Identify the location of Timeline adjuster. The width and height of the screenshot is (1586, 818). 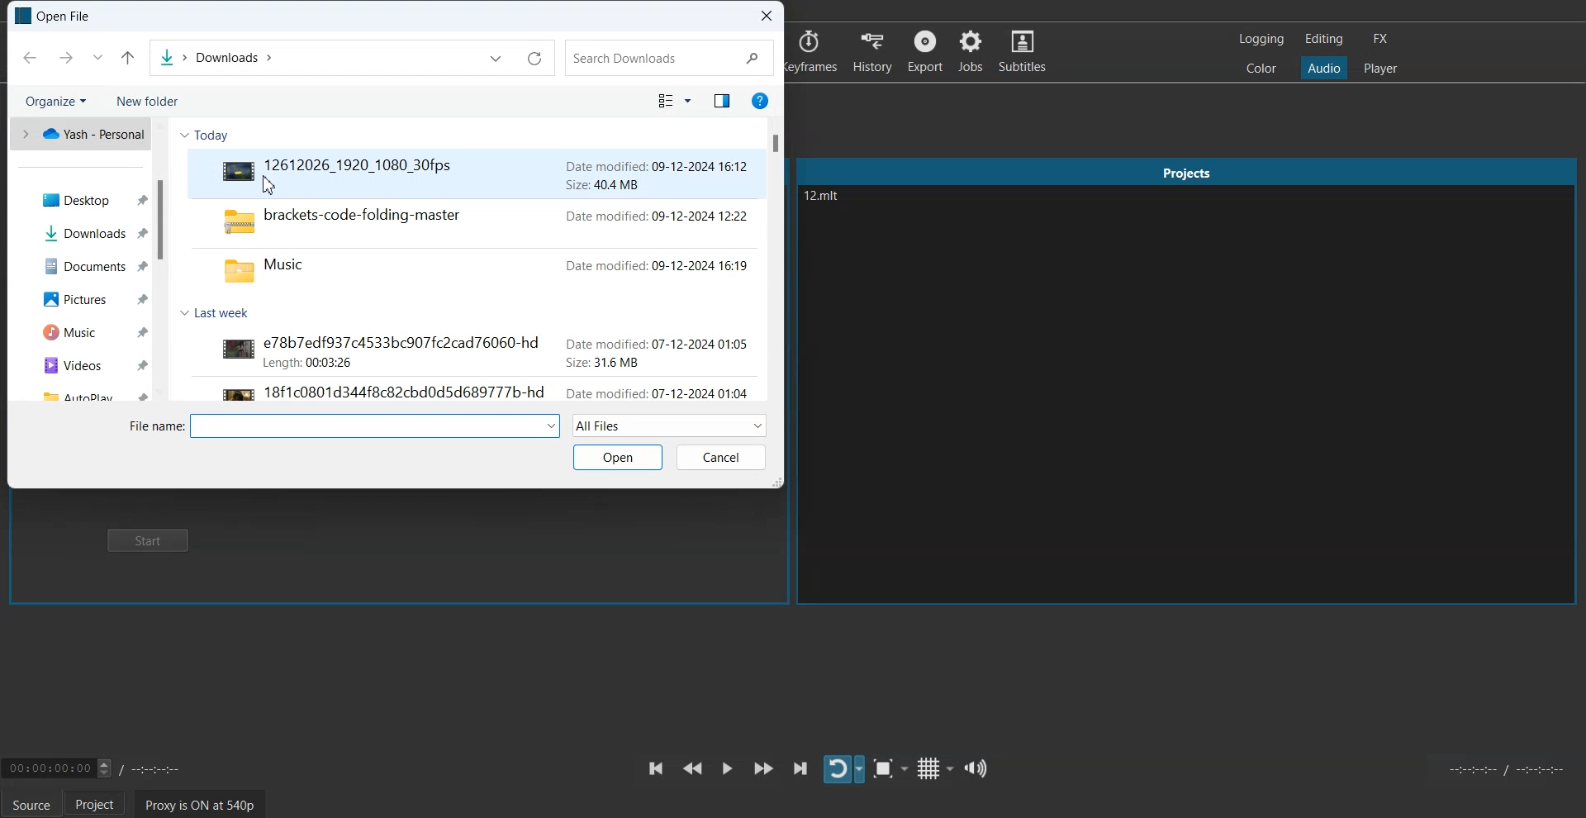
(102, 767).